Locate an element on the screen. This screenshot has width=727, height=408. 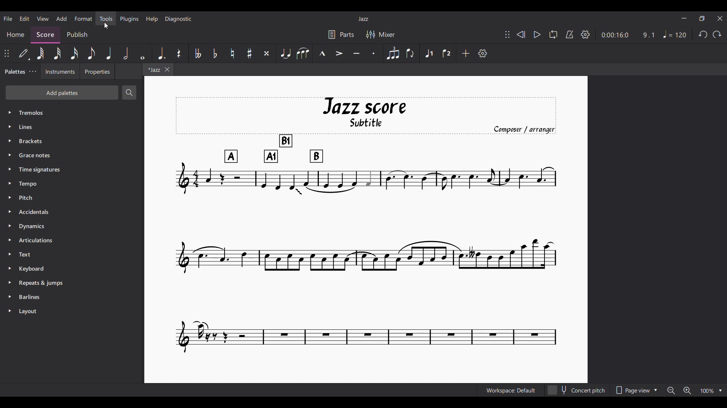
Grace notes is located at coordinates (72, 155).